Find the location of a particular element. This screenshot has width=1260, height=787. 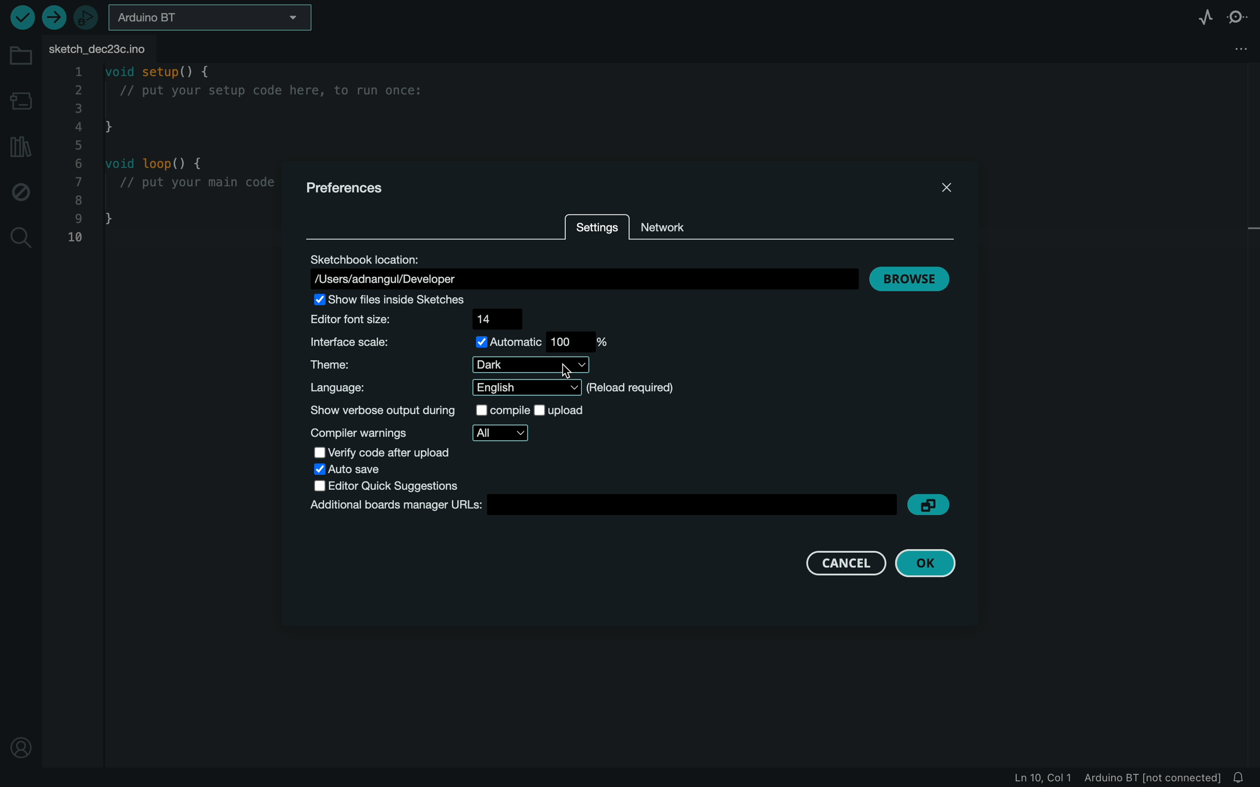

browse is located at coordinates (915, 279).